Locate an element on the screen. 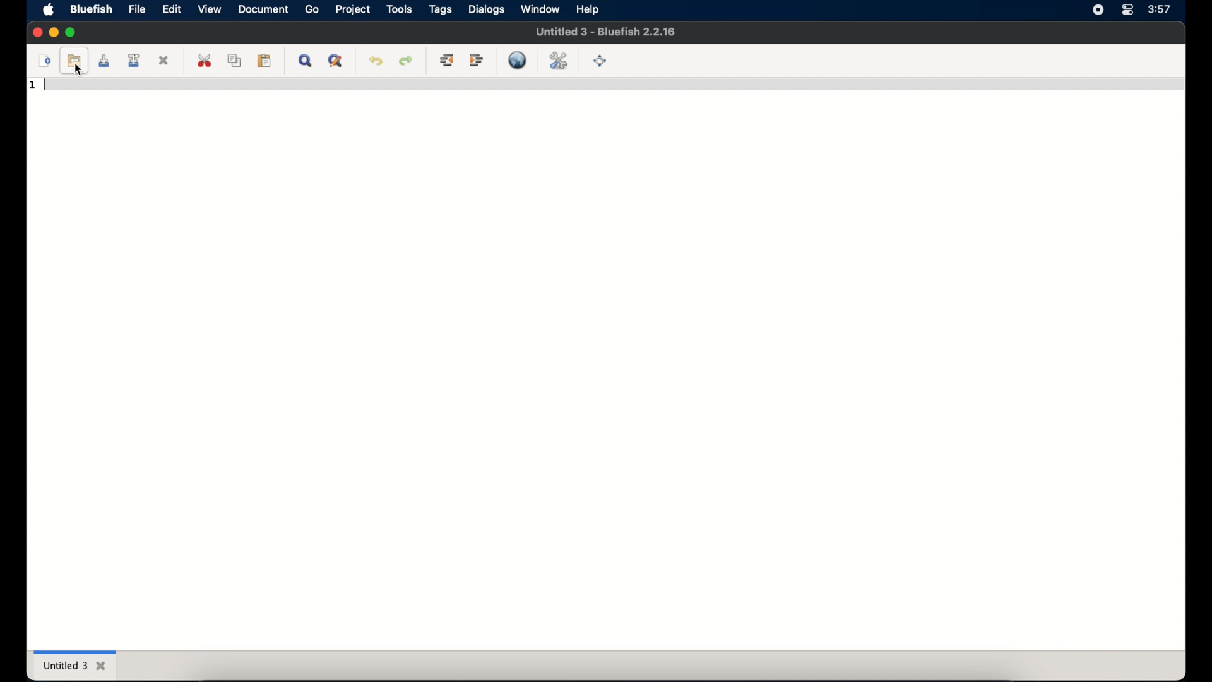 This screenshot has height=682, width=1212. full screen is located at coordinates (601, 61).